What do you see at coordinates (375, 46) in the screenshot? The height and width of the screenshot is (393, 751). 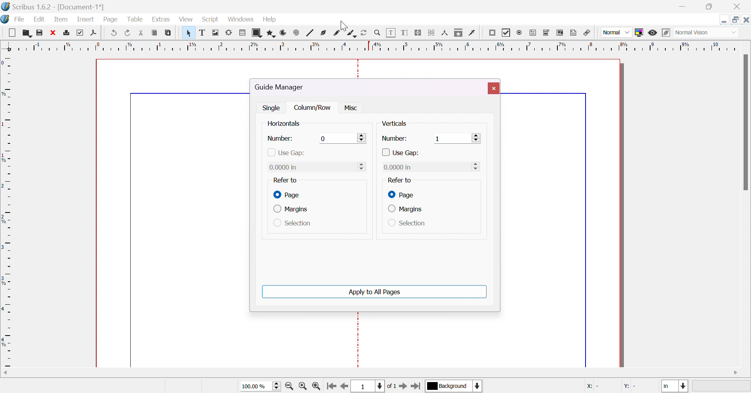 I see `ruler` at bounding box center [375, 46].